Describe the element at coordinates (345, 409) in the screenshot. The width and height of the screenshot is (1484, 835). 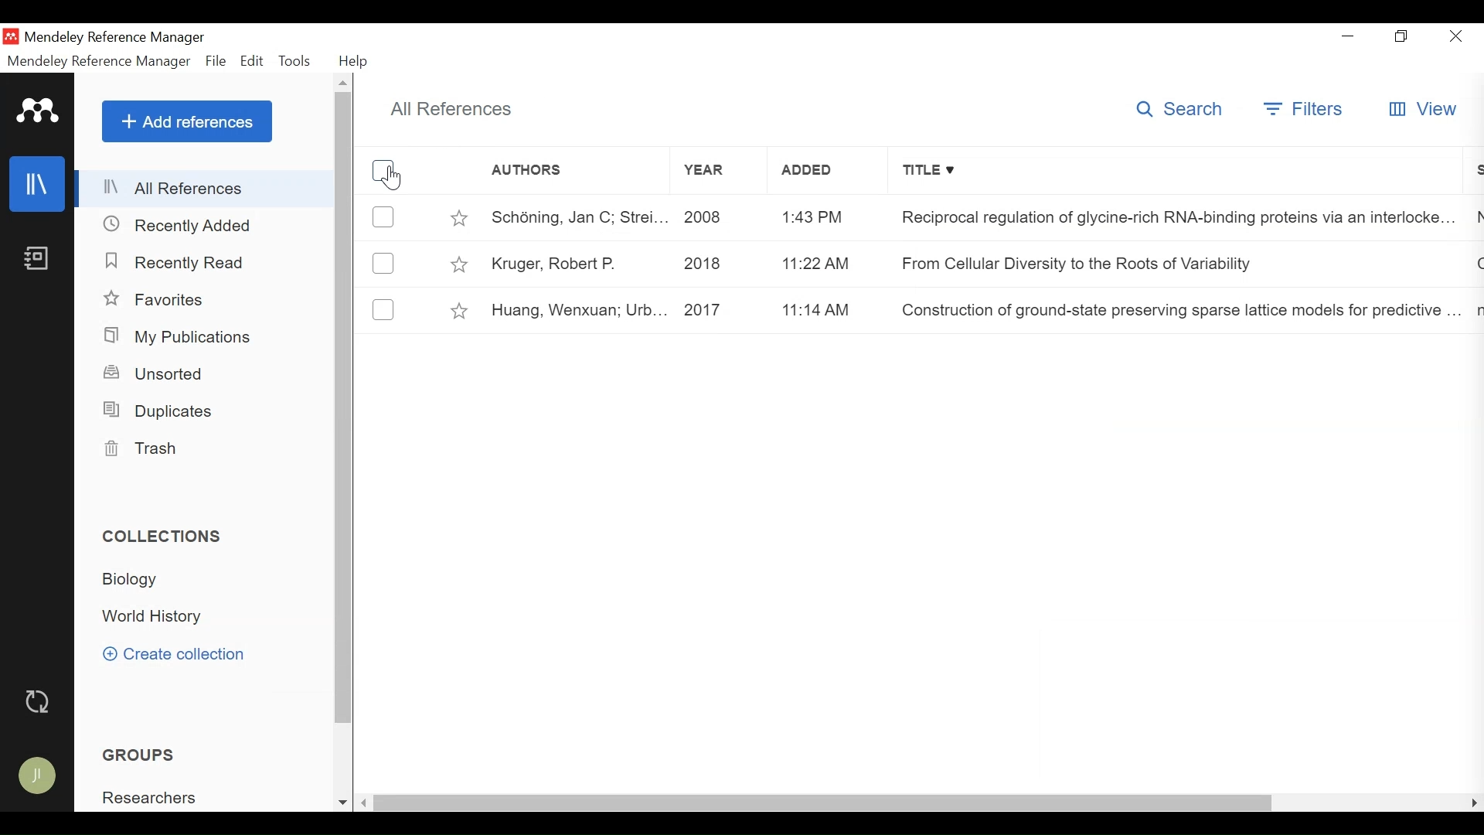
I see `Vertical Scroll bar` at that location.